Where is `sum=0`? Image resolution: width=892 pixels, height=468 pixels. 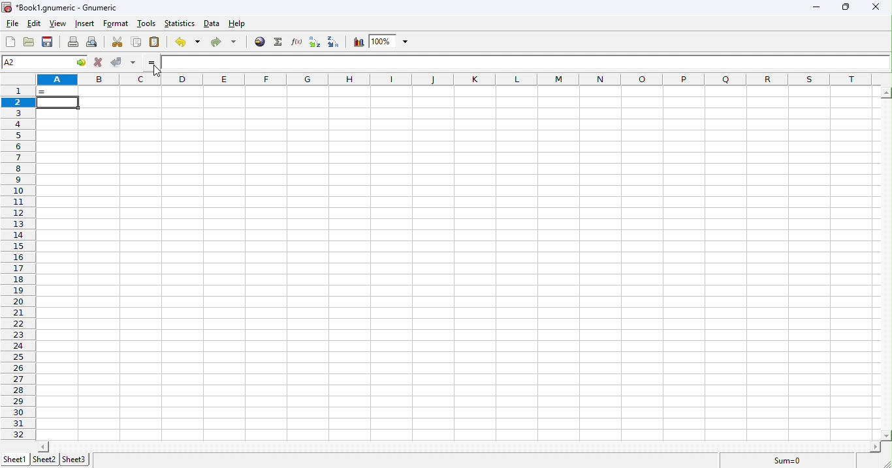 sum=0 is located at coordinates (788, 461).